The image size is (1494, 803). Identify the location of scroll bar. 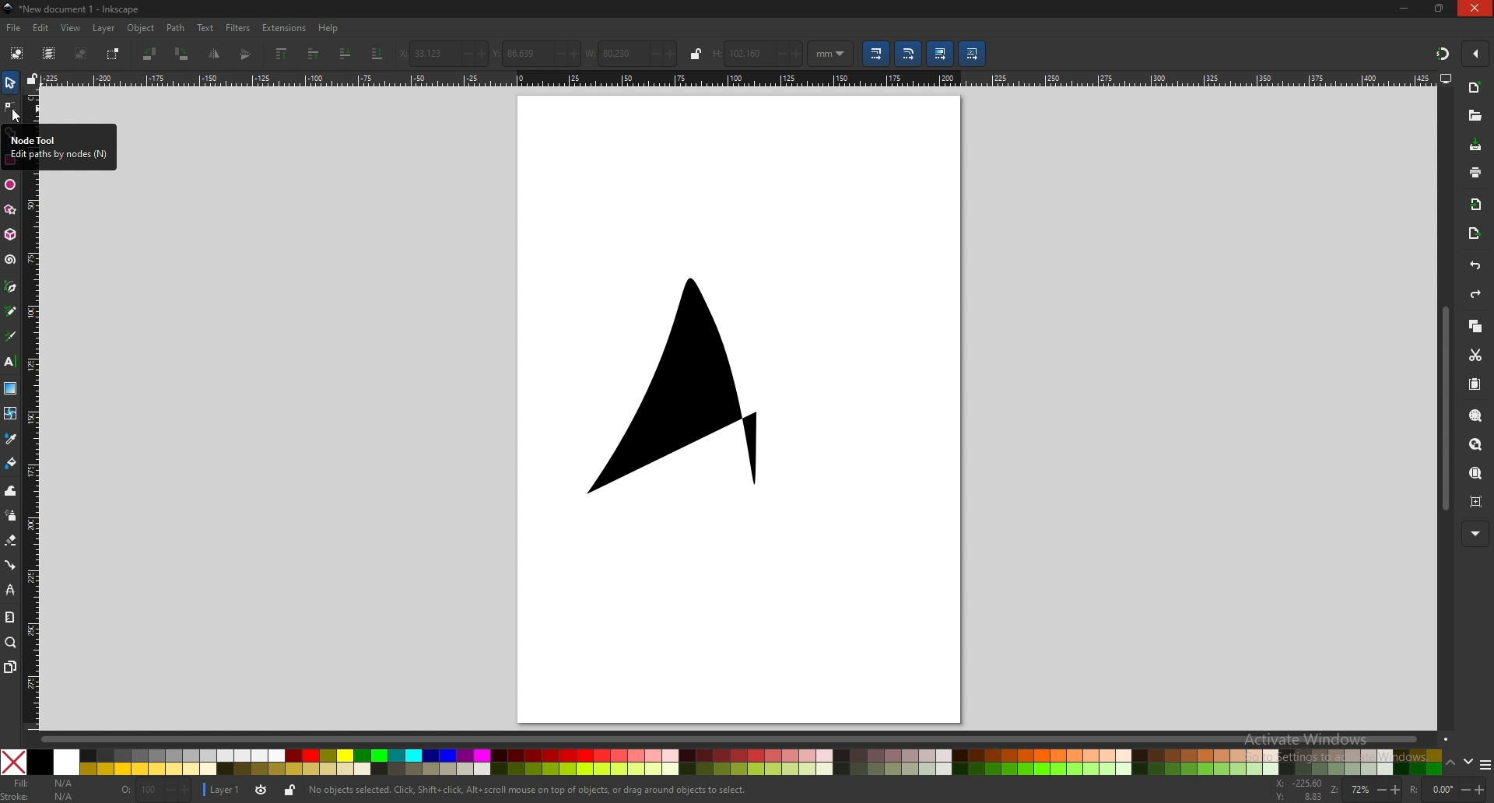
(747, 739).